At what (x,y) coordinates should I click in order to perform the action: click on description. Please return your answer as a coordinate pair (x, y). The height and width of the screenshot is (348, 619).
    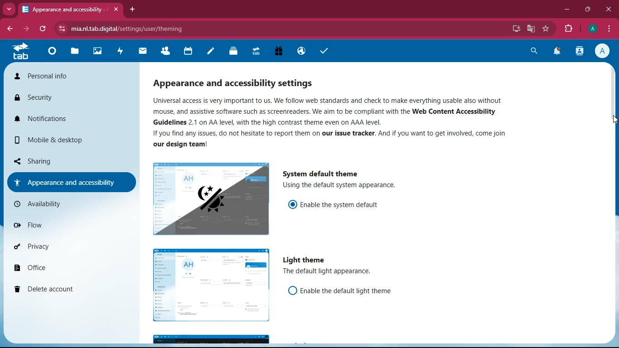
    Looking at the image, I should click on (342, 185).